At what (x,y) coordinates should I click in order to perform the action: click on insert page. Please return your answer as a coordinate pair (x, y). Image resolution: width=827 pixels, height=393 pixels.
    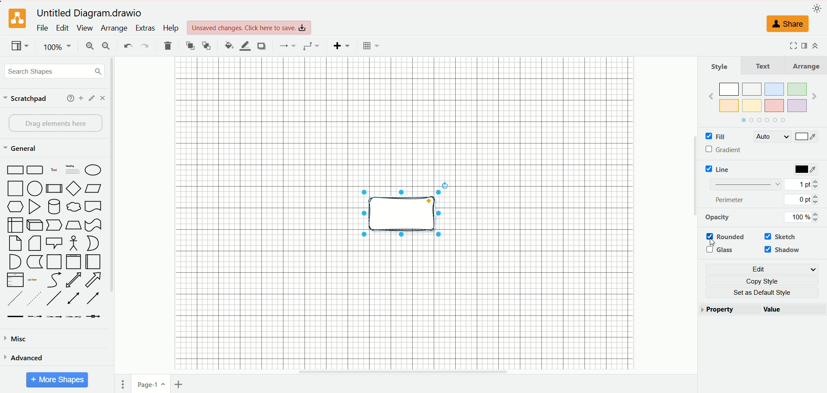
    Looking at the image, I should click on (180, 384).